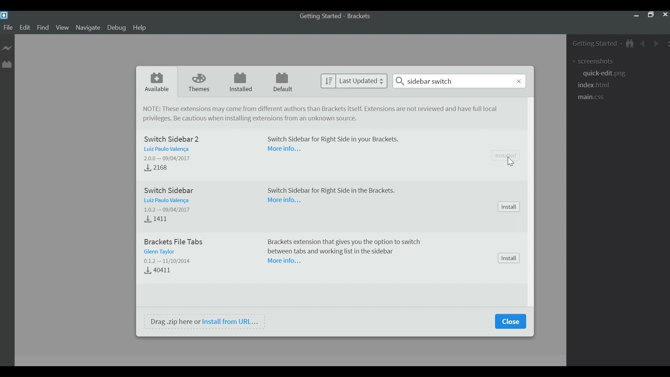  What do you see at coordinates (141, 28) in the screenshot?
I see `Help` at bounding box center [141, 28].